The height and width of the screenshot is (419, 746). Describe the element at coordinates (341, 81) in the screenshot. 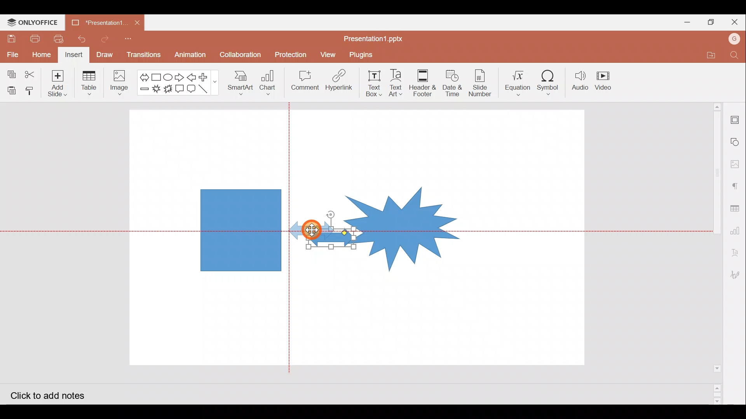

I see `Hyperlink` at that location.